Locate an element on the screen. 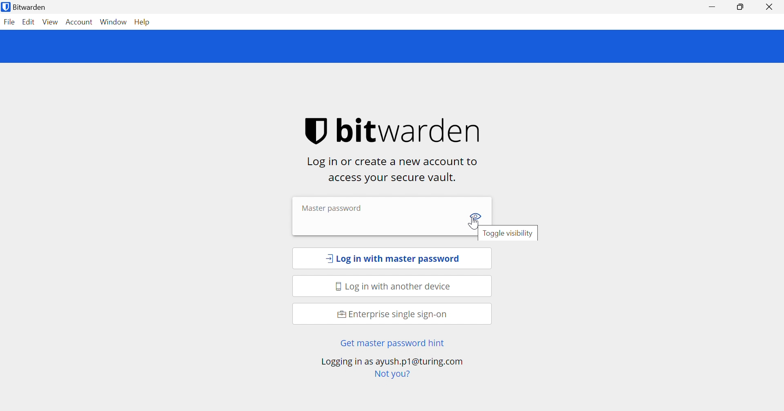 The image size is (784, 411). Toggle Visibility is located at coordinates (509, 234).